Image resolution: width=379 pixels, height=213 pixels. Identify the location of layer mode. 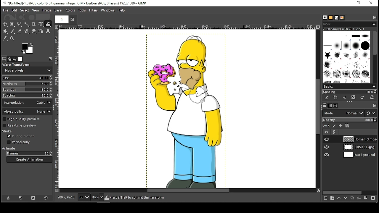
(343, 113).